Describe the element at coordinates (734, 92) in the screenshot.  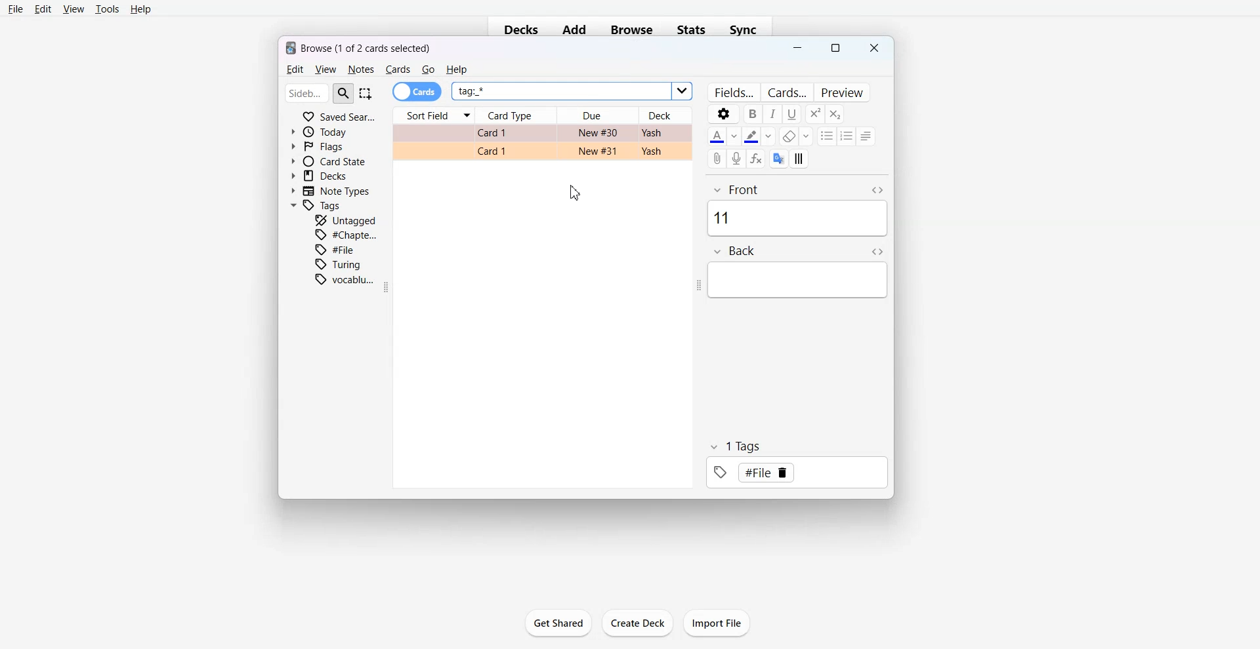
I see `Fields` at that location.